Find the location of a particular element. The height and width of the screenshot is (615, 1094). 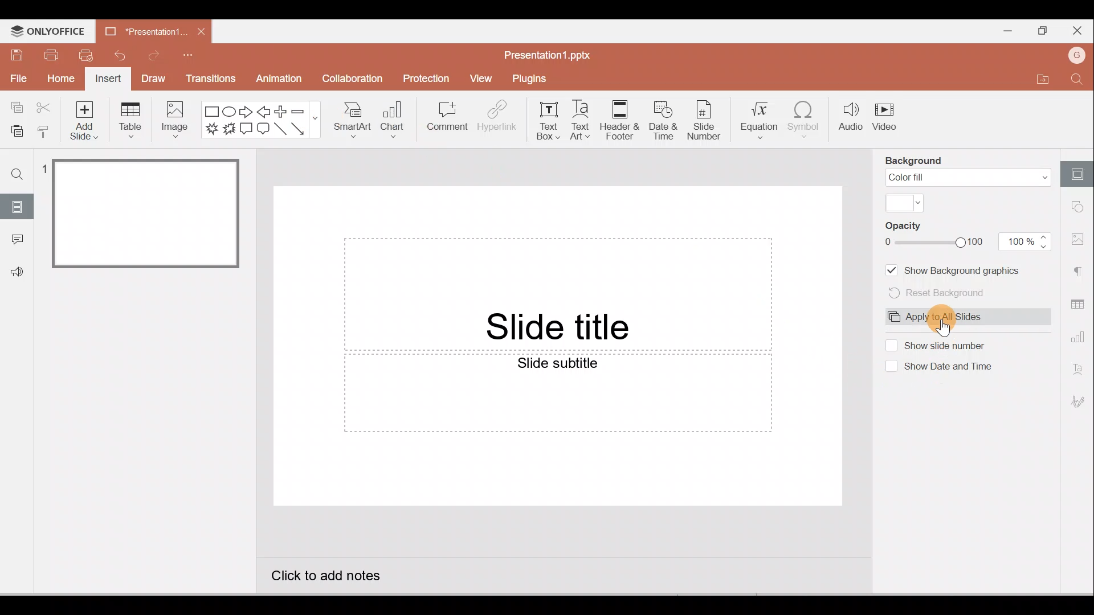

Equation is located at coordinates (758, 120).